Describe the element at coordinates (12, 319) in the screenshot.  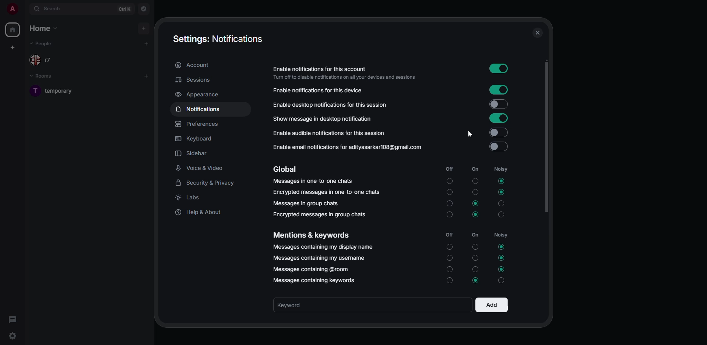
I see `threads` at that location.